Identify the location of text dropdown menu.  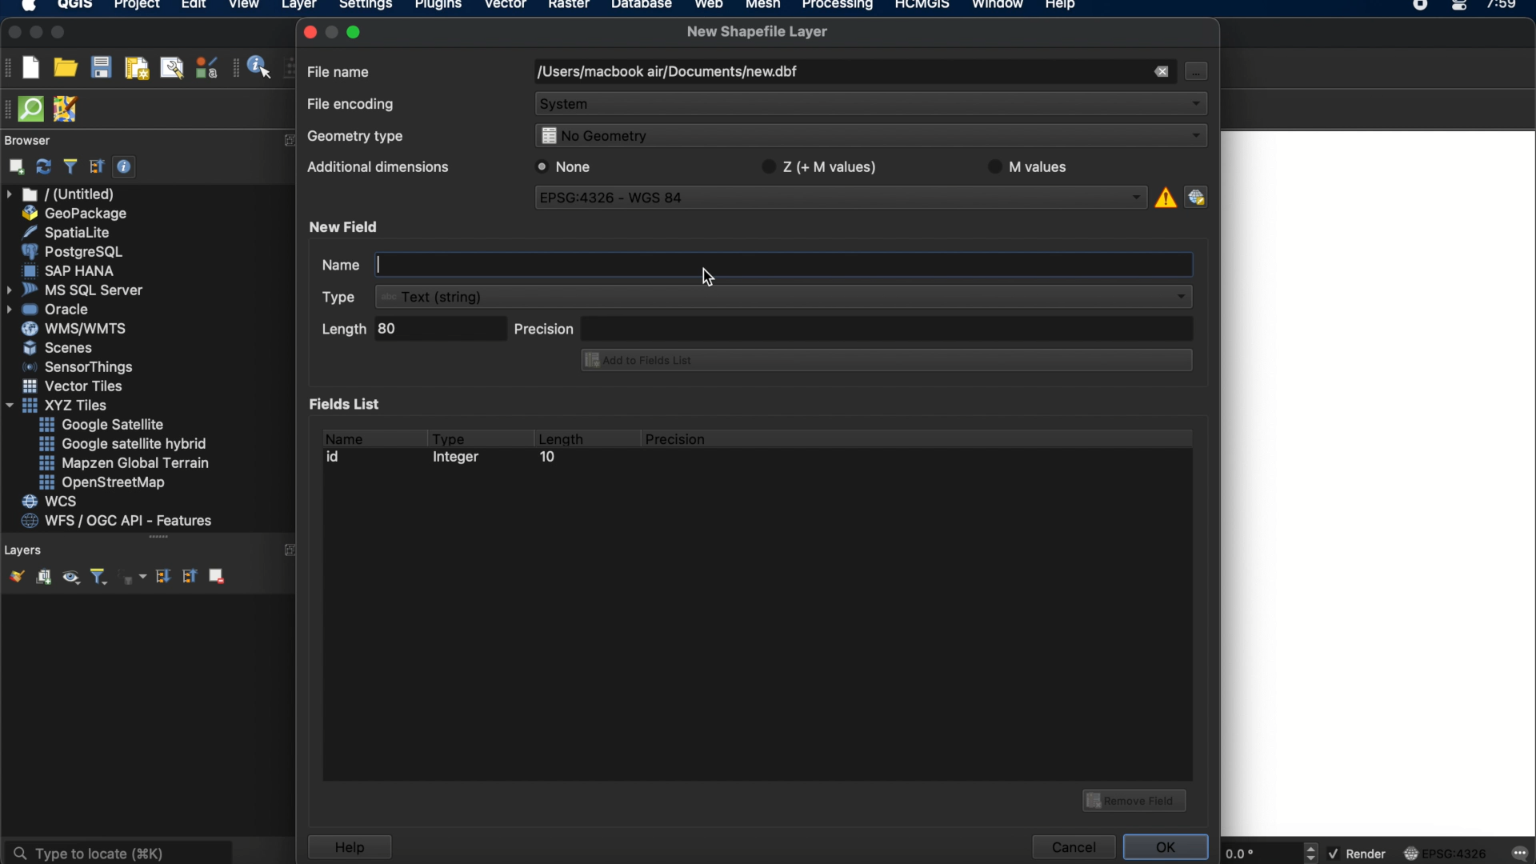
(760, 297).